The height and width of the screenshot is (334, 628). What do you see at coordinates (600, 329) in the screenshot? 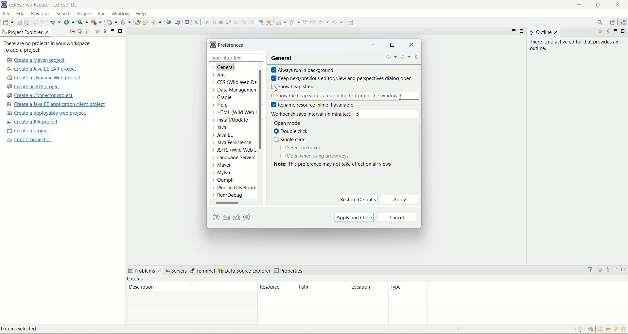
I see `overview` at bounding box center [600, 329].